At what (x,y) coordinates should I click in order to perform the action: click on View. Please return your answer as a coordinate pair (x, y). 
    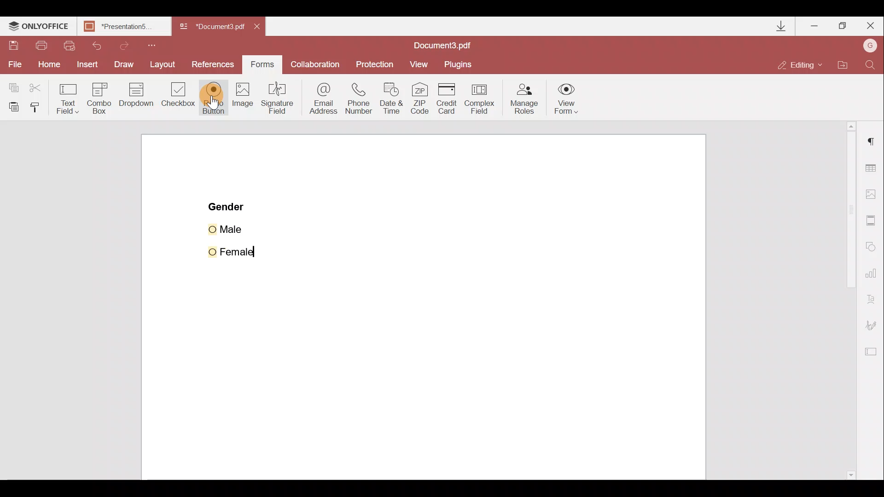
    Looking at the image, I should click on (423, 63).